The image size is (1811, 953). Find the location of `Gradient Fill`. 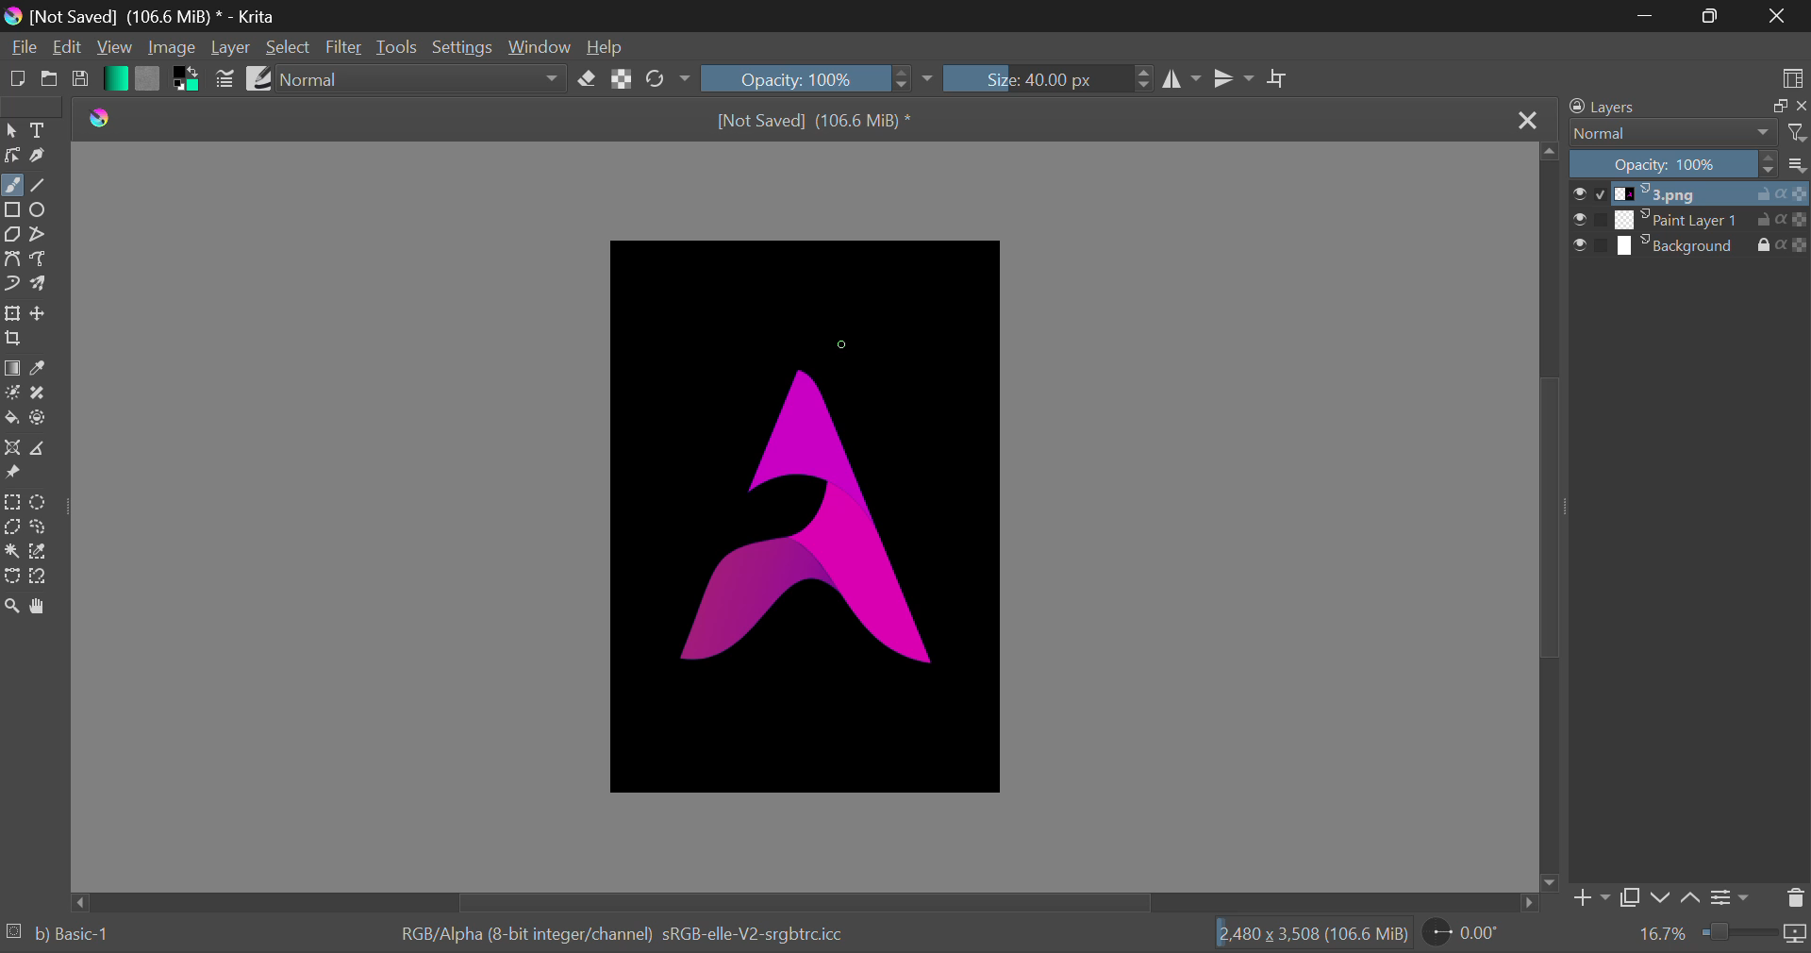

Gradient Fill is located at coordinates (12, 368).